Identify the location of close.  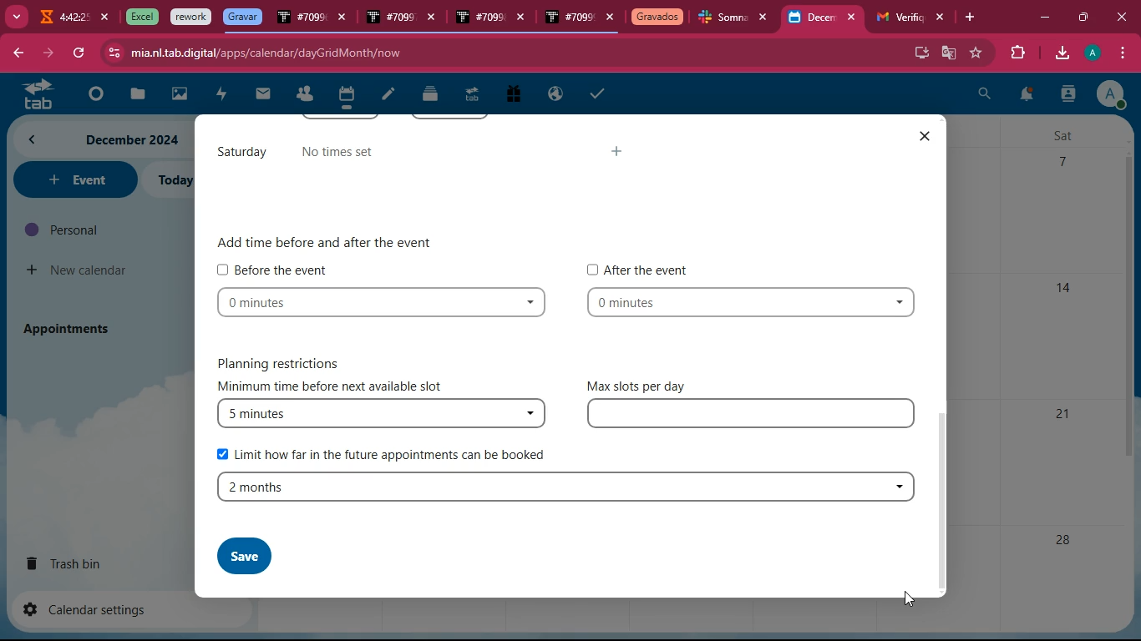
(768, 18).